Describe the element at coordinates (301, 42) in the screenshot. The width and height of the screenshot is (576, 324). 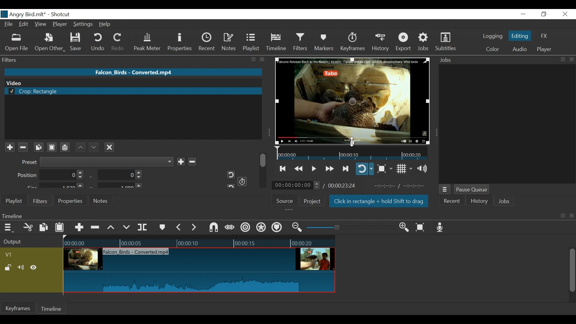
I see `Filters` at that location.